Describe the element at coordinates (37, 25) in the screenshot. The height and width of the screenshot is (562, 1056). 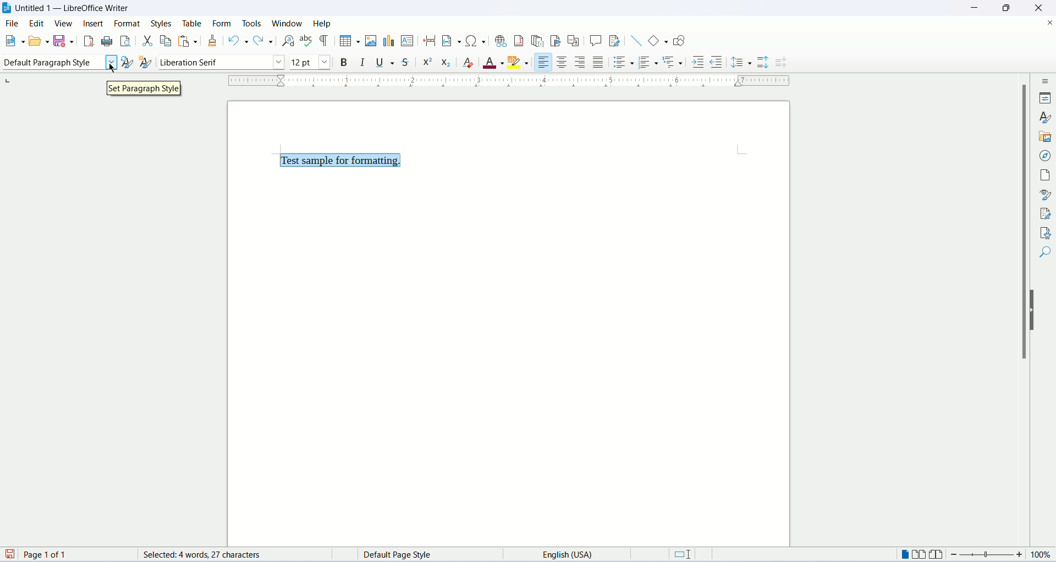
I see `edit` at that location.